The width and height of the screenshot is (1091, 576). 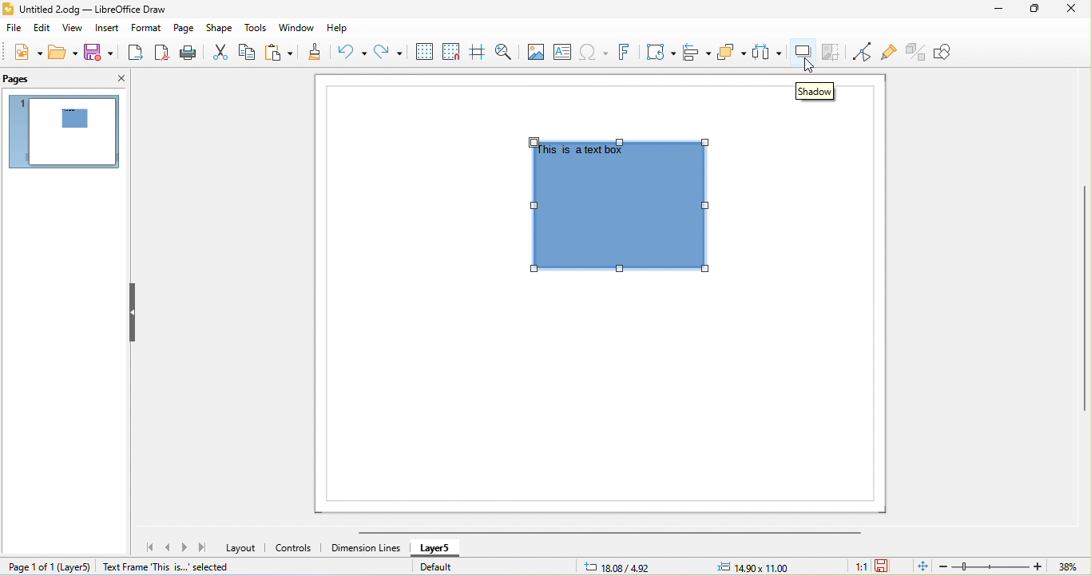 I want to click on maximize, so click(x=1035, y=10).